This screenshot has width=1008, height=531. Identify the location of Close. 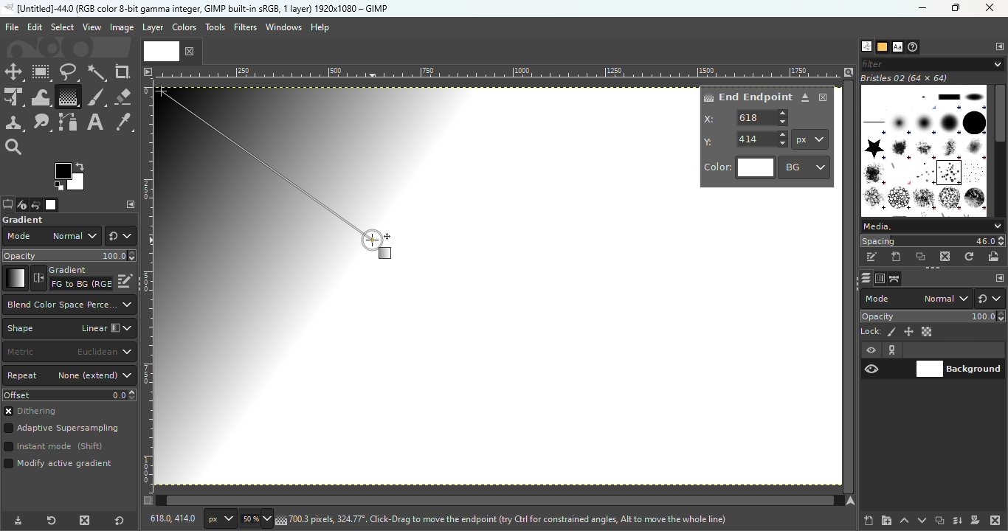
(991, 9).